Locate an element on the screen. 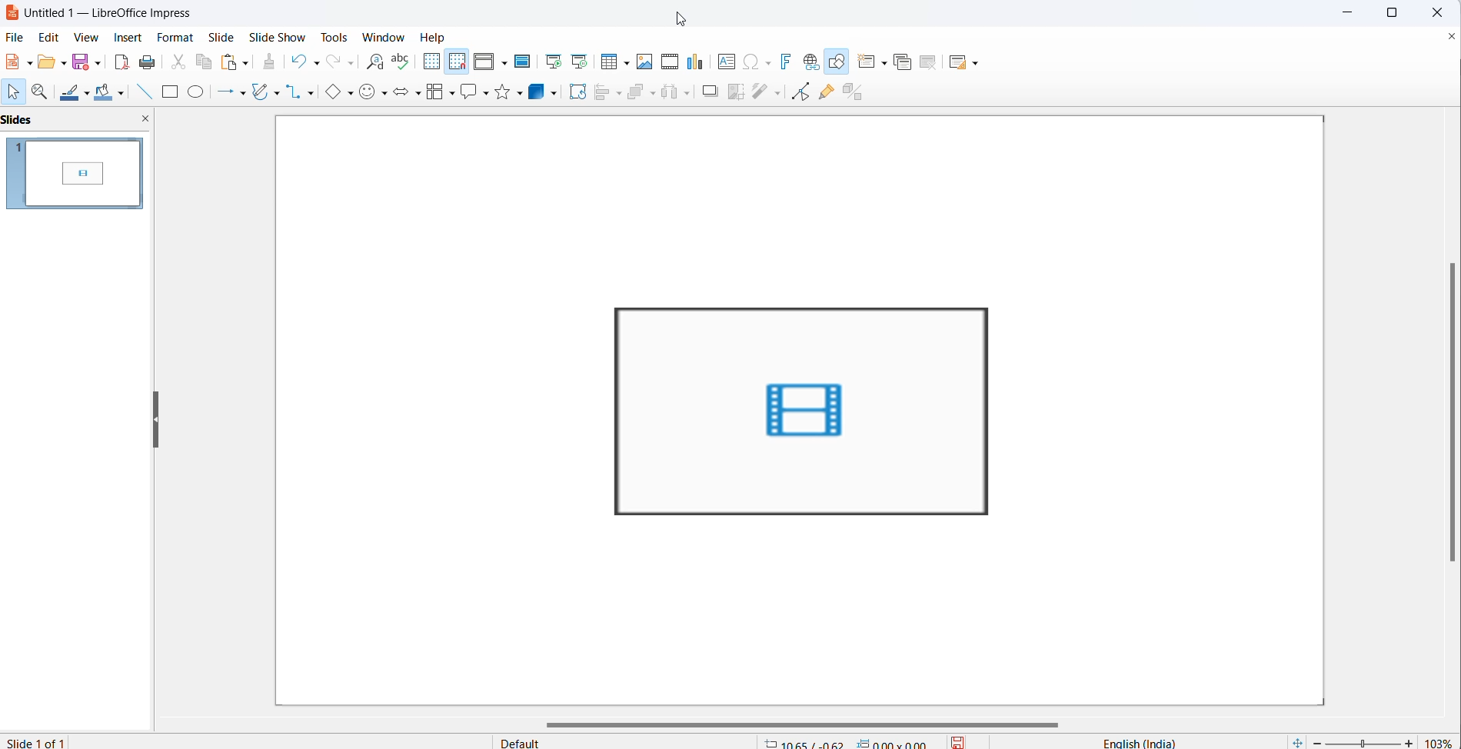 The width and height of the screenshot is (1461, 749). zoom slide is located at coordinates (1365, 742).